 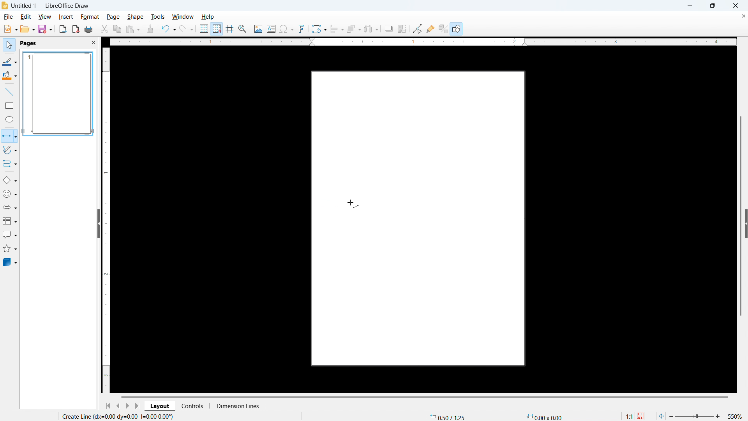 I want to click on Symbol shapes , so click(x=10, y=194).